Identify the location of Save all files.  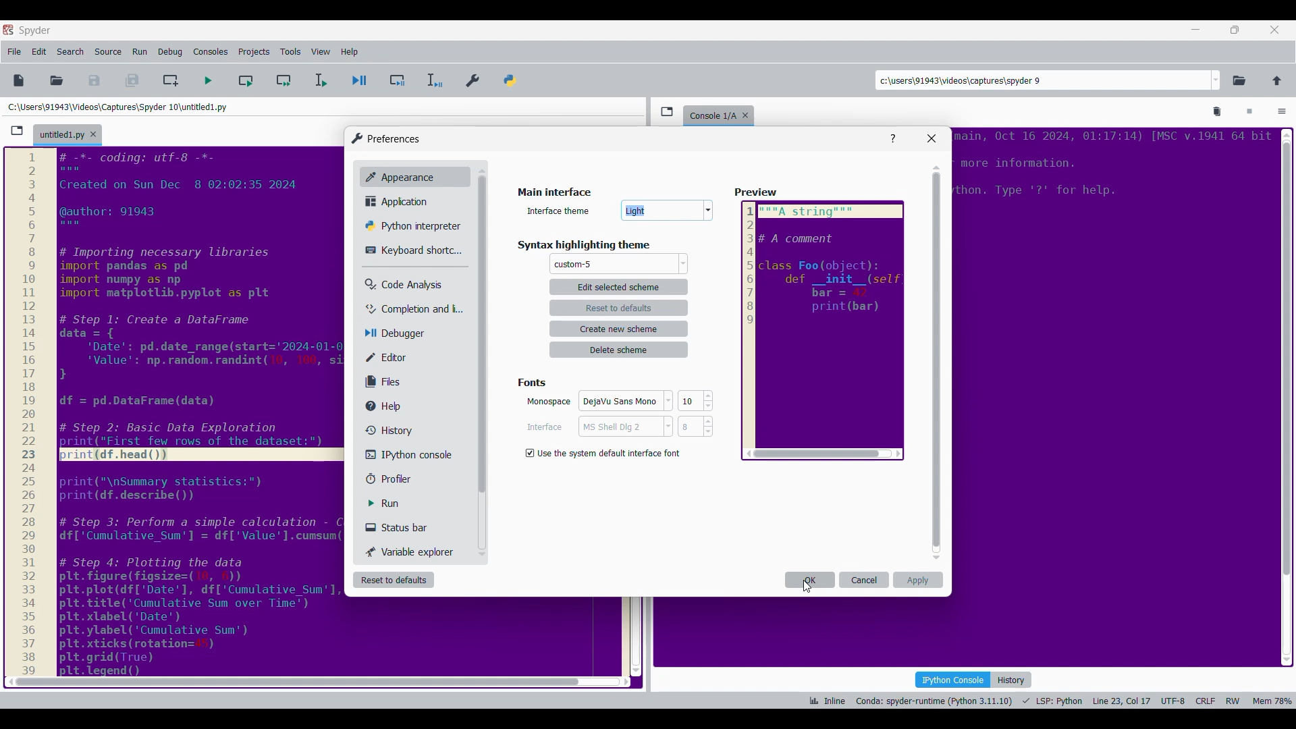
(132, 80).